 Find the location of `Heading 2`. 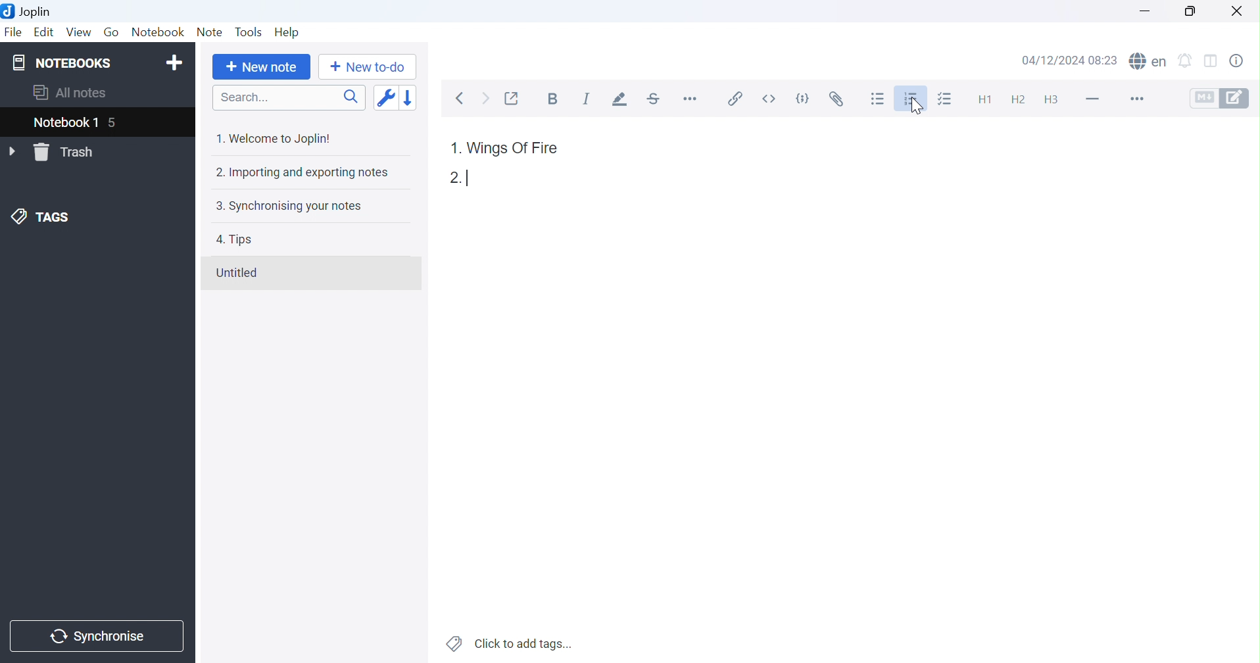

Heading 2 is located at coordinates (1017, 97).